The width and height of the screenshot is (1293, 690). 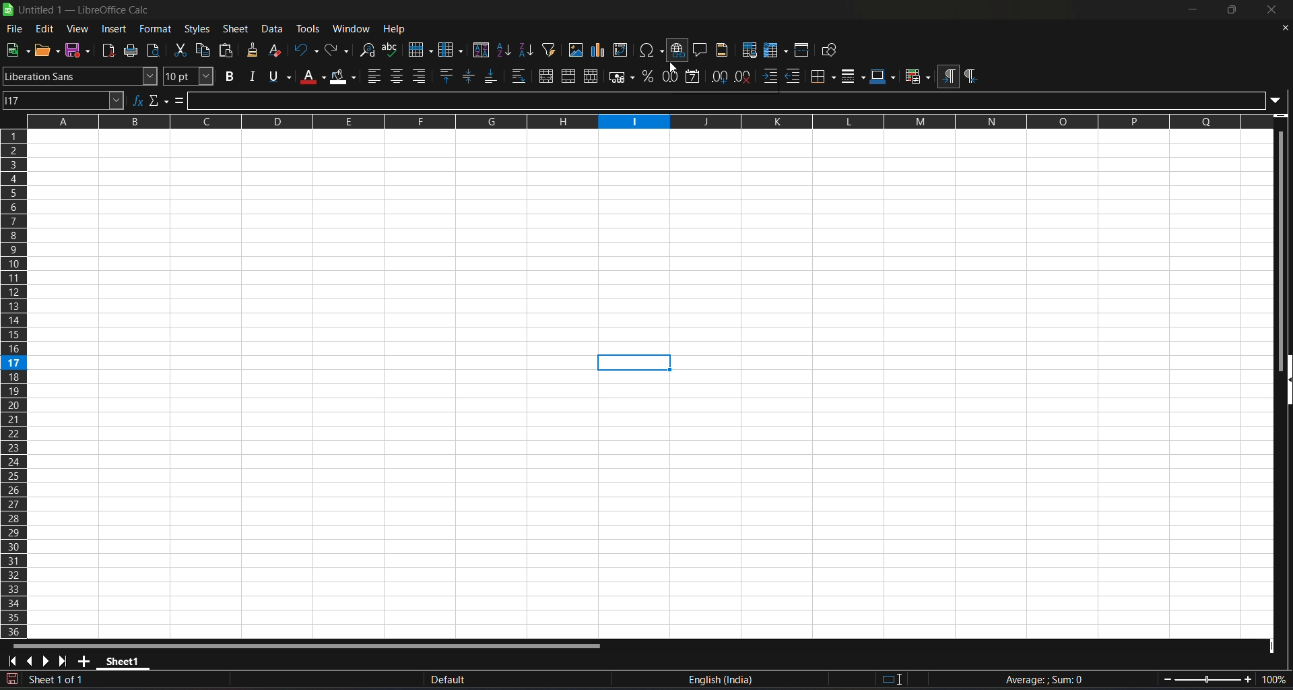 I want to click on scroll to first sheet, so click(x=11, y=661).